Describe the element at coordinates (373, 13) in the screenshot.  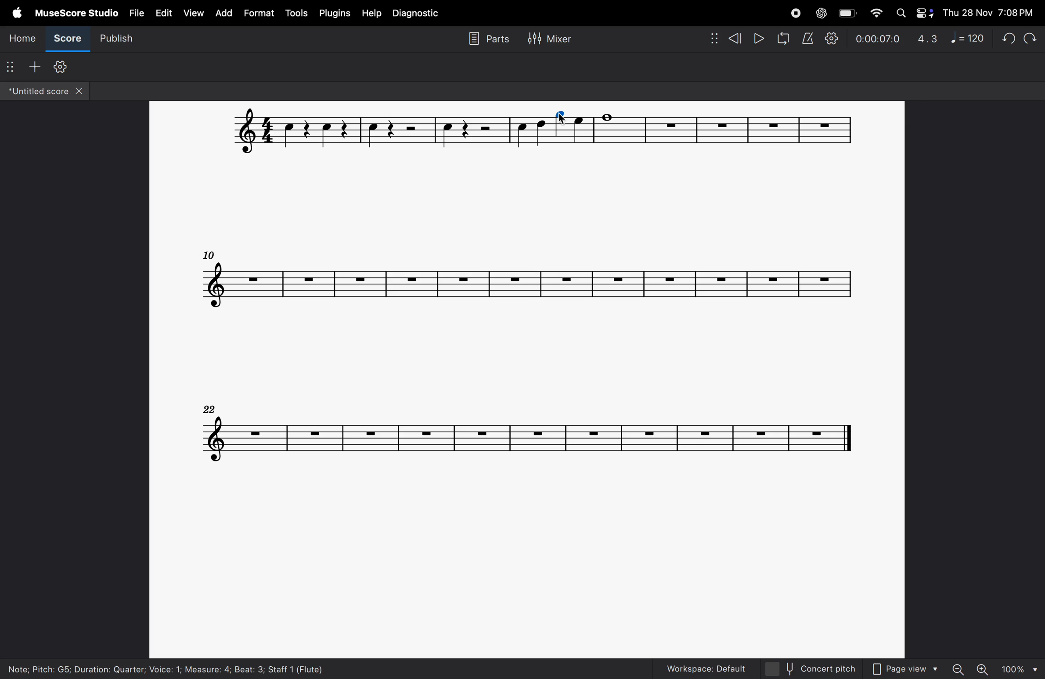
I see `help` at that location.